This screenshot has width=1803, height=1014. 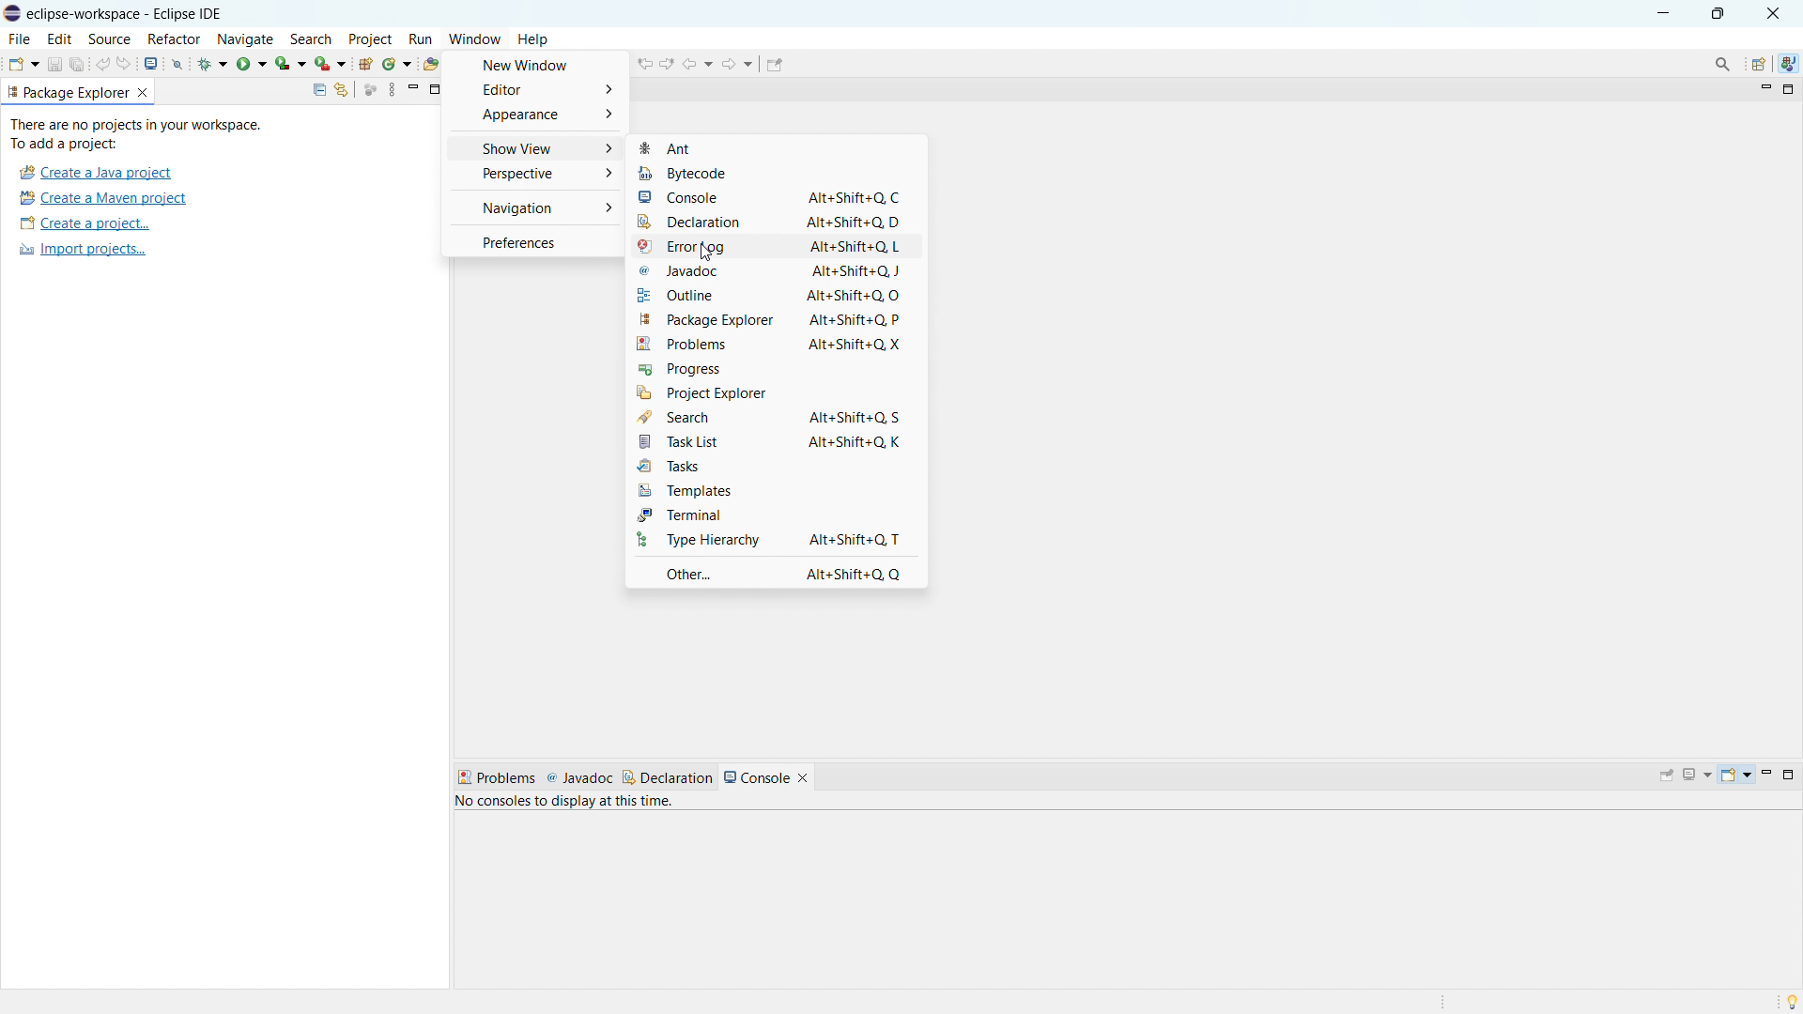 I want to click on next edit location, so click(x=668, y=63).